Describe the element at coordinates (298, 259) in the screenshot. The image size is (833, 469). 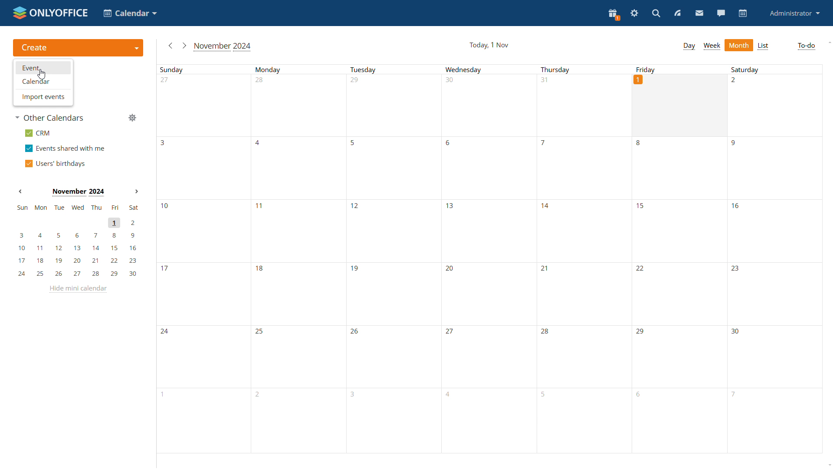
I see `monday` at that location.